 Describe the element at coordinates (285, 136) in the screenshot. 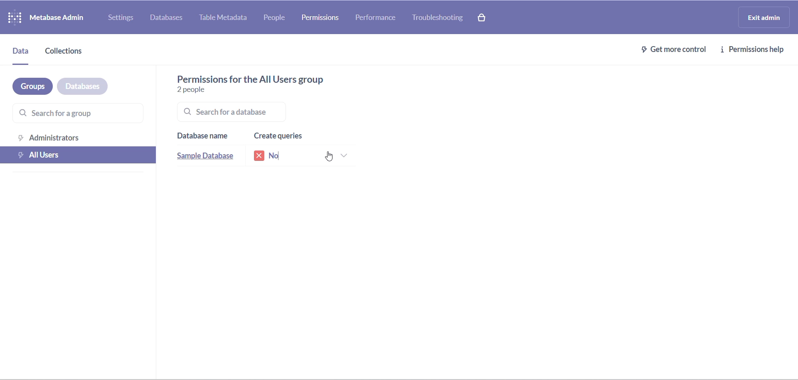

I see `create queries` at that location.